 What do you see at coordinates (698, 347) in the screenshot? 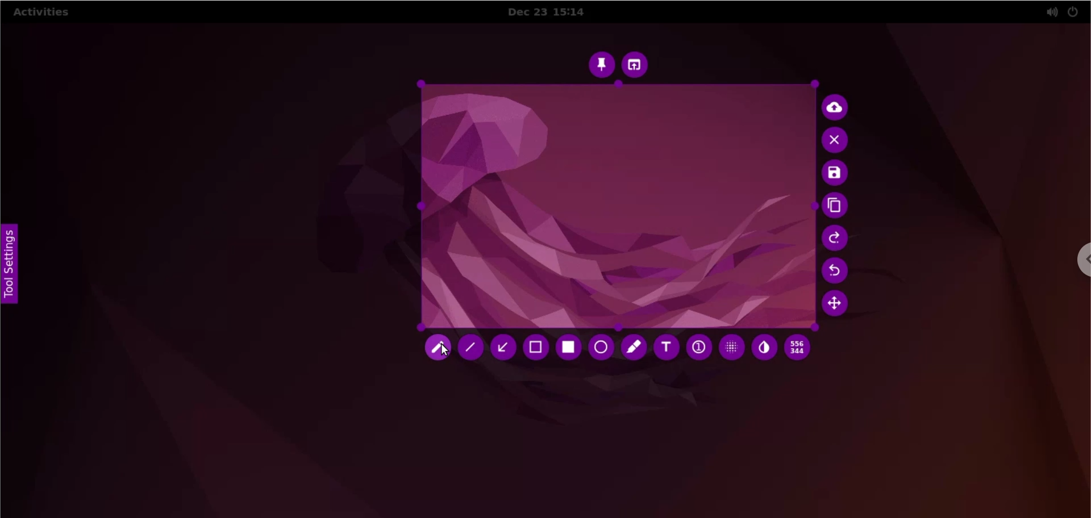
I see `auto increment` at bounding box center [698, 347].